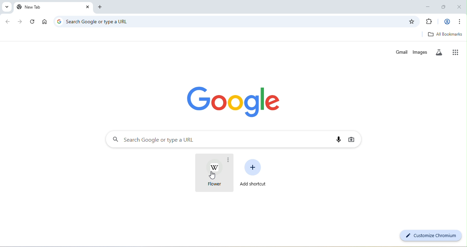 This screenshot has width=467, height=247. Describe the element at coordinates (445, 6) in the screenshot. I see `maximize` at that location.